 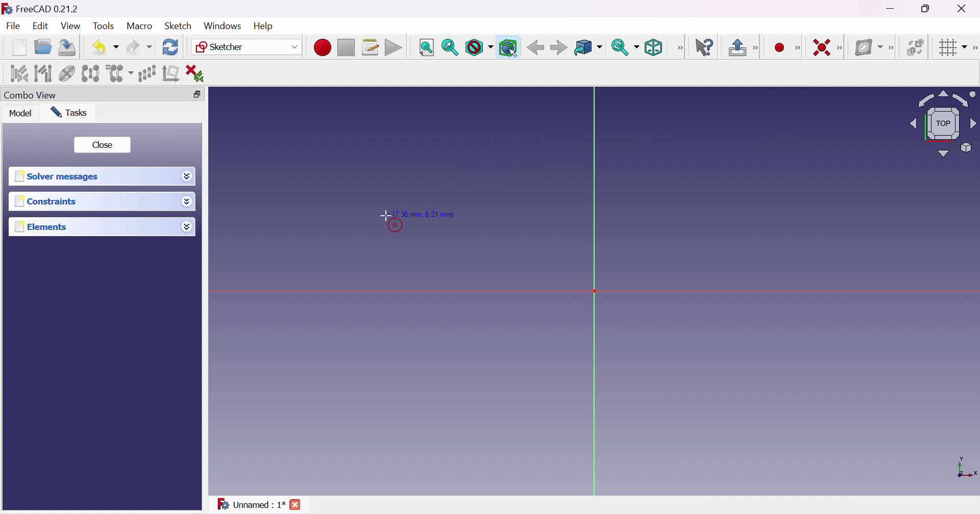 I want to click on Windows, so click(x=223, y=25).